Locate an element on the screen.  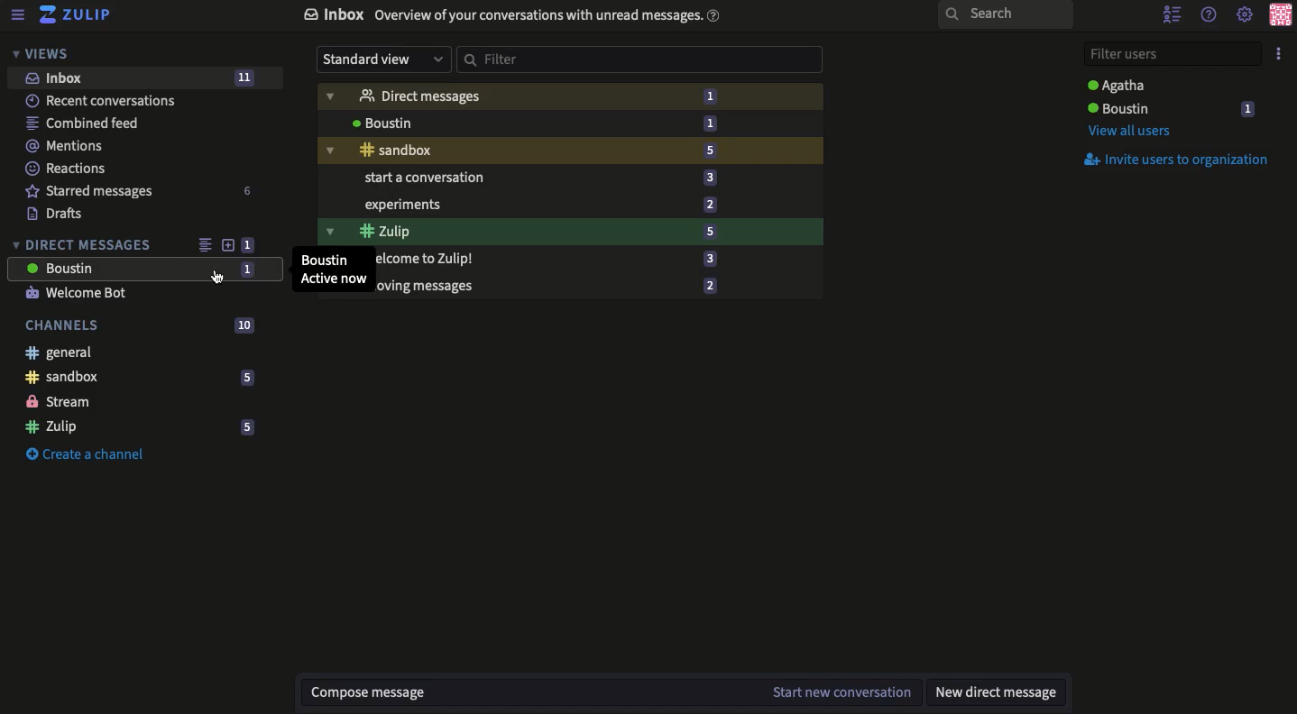
DM is located at coordinates (566, 93).